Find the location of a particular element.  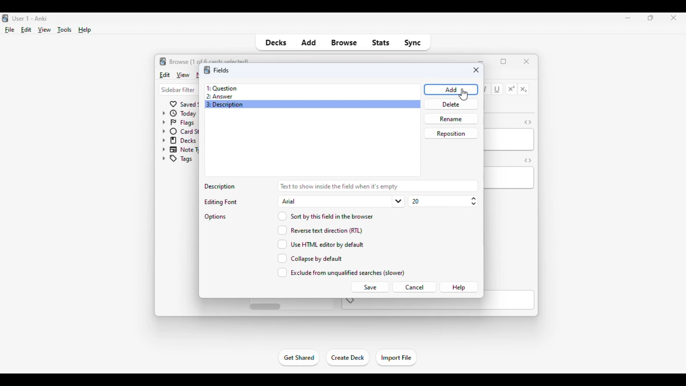

logo is located at coordinates (207, 70).